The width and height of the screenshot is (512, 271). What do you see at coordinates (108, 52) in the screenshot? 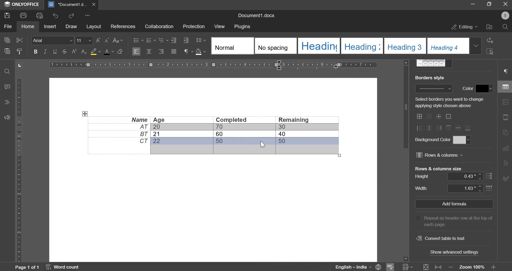
I see `font color` at bounding box center [108, 52].